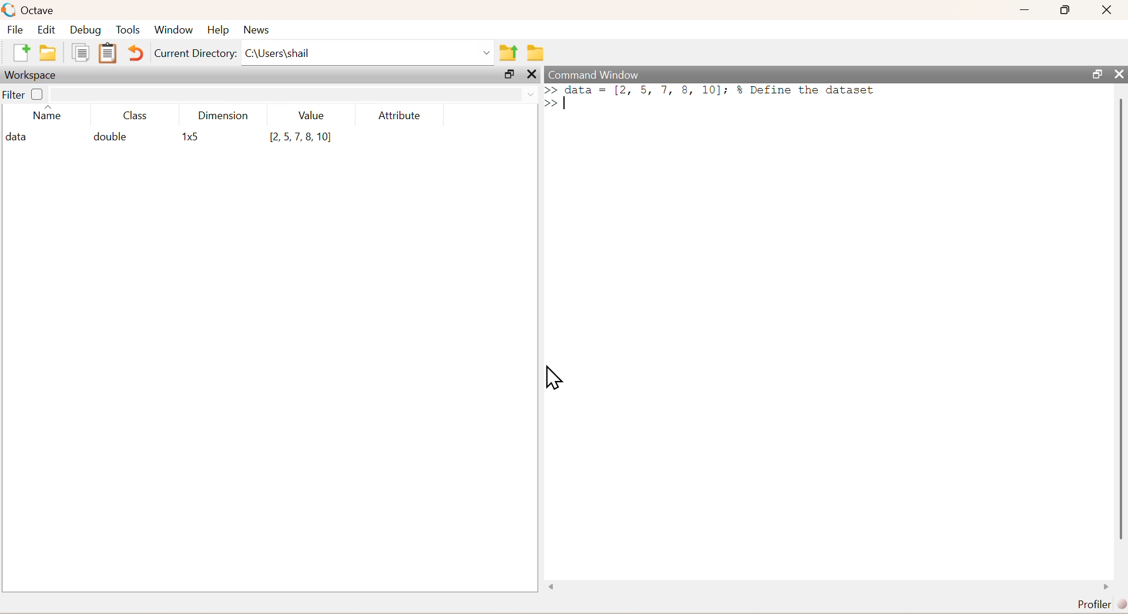 The height and width of the screenshot is (614, 1128). I want to click on Drop-down , so click(488, 53).